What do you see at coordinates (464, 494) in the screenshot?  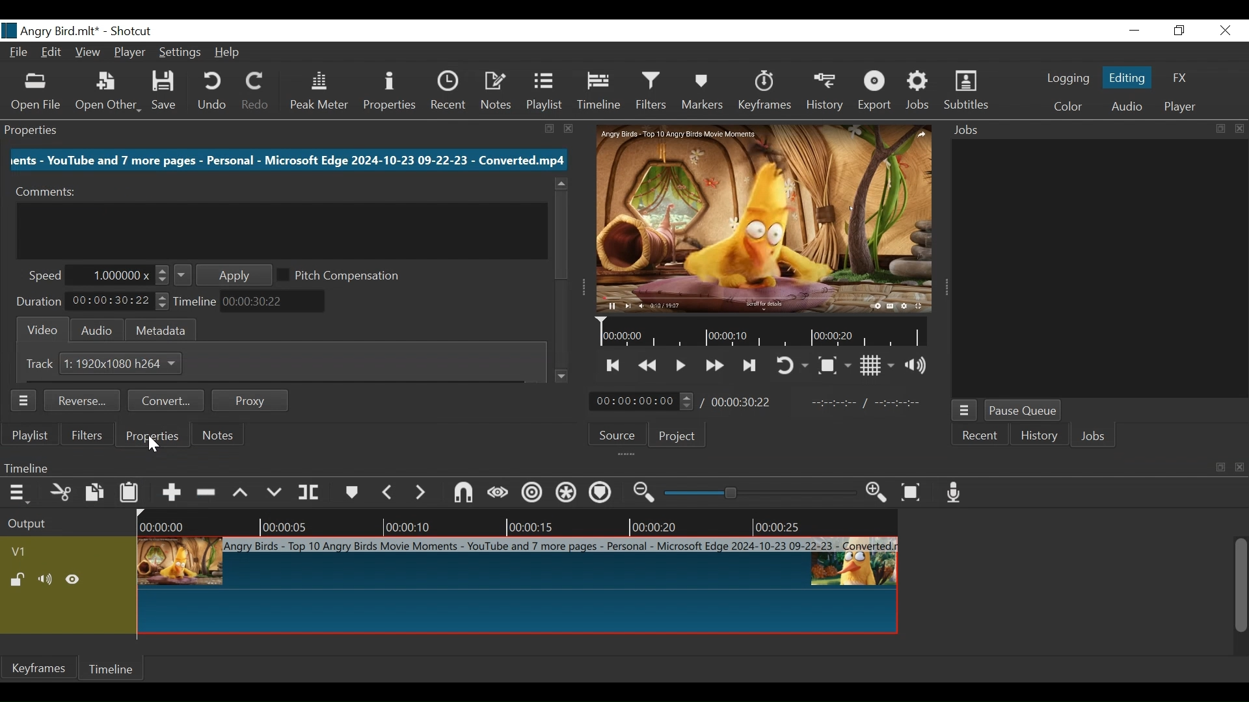 I see `Snap` at bounding box center [464, 494].